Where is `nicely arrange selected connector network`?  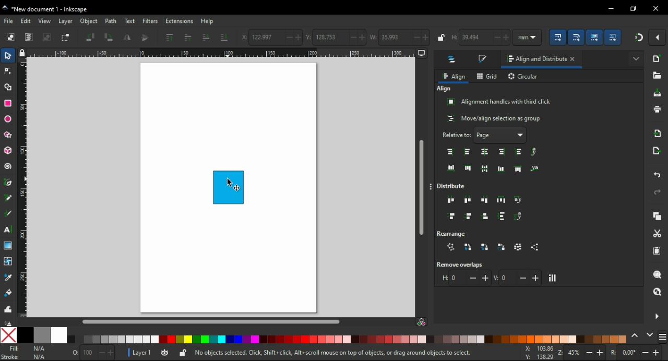 nicely arrange selected connector network is located at coordinates (452, 247).